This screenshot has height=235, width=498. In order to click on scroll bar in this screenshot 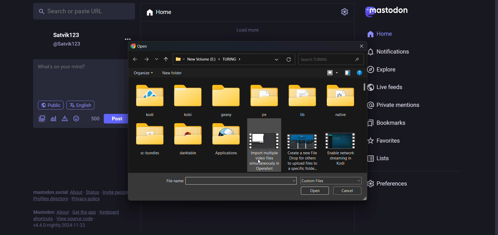, I will do `click(365, 87)`.